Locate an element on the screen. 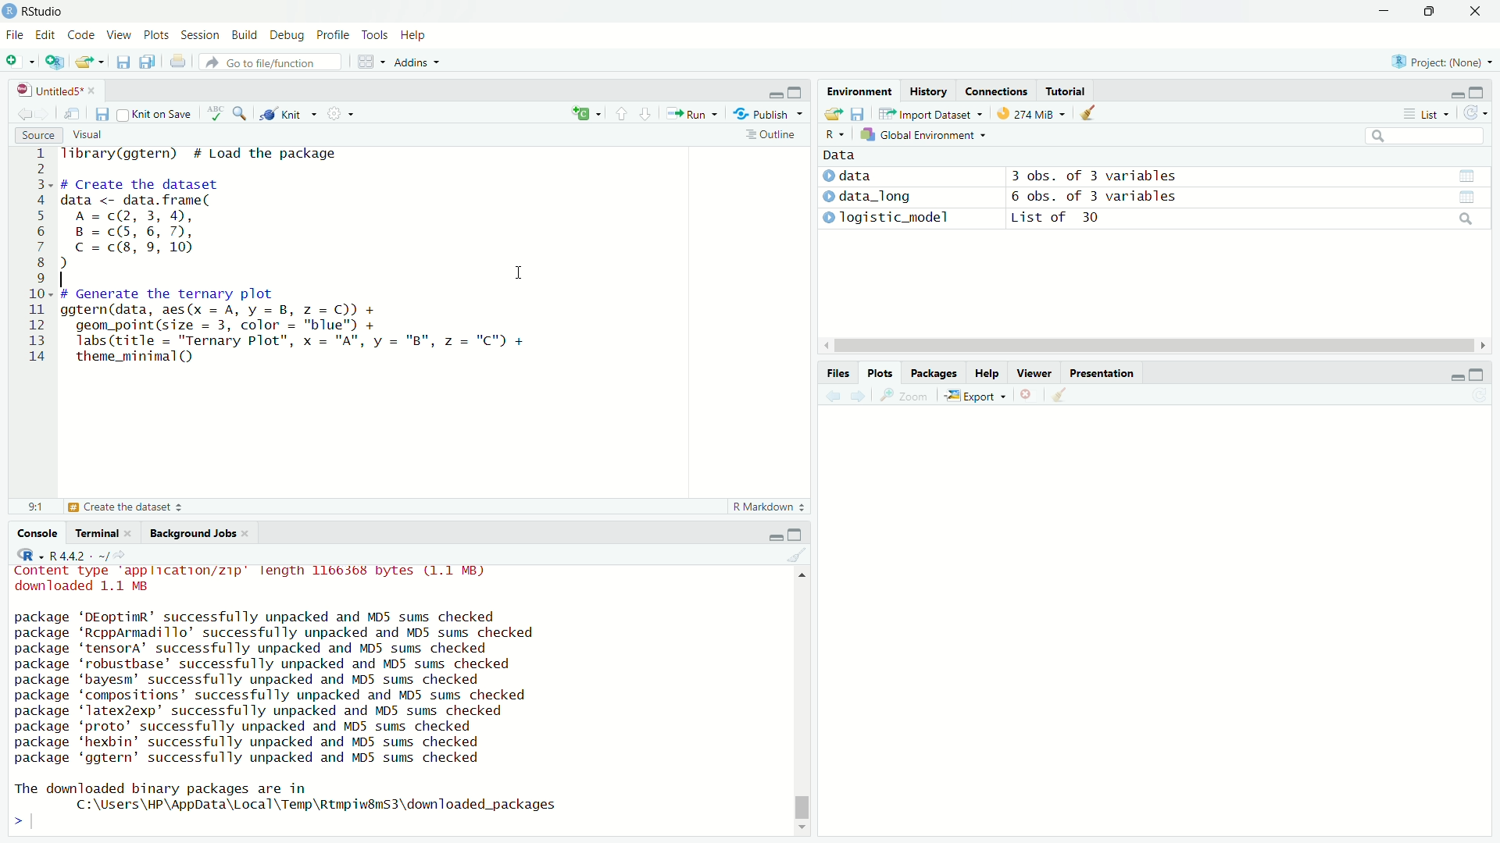  RStudio is located at coordinates (37, 10).